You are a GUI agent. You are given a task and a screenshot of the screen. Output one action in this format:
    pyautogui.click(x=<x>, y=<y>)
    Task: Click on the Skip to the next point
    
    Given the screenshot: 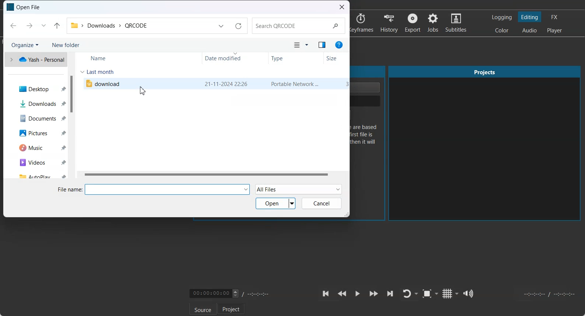 What is the action you would take?
    pyautogui.click(x=390, y=293)
    